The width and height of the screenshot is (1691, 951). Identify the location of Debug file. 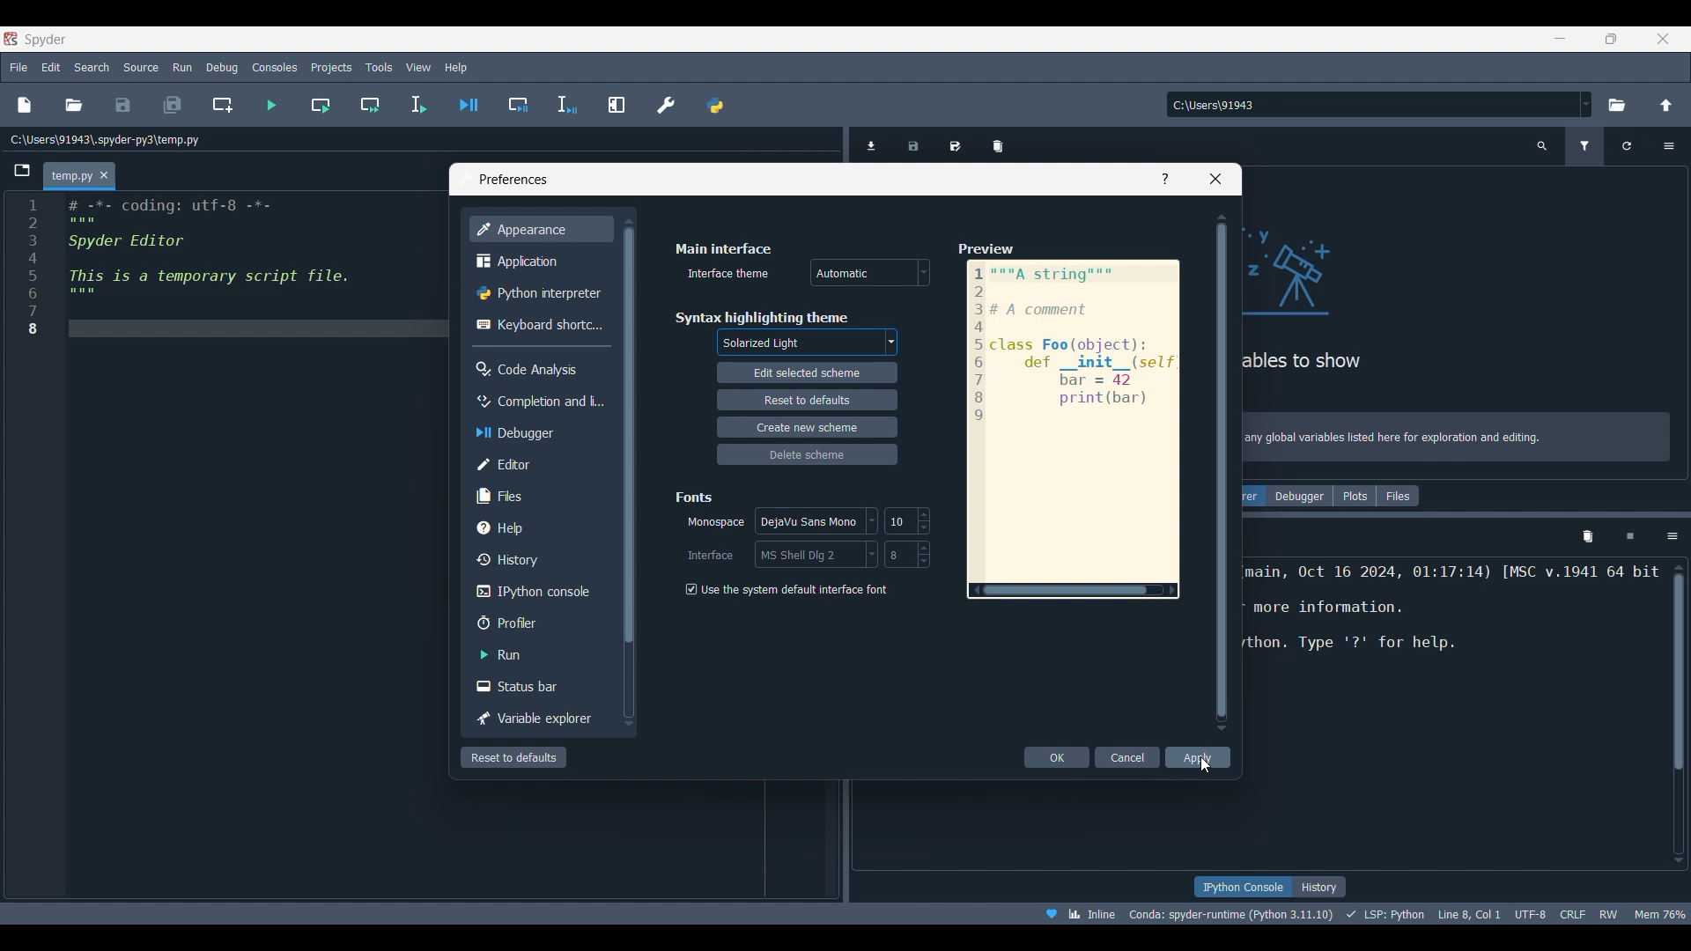
(469, 104).